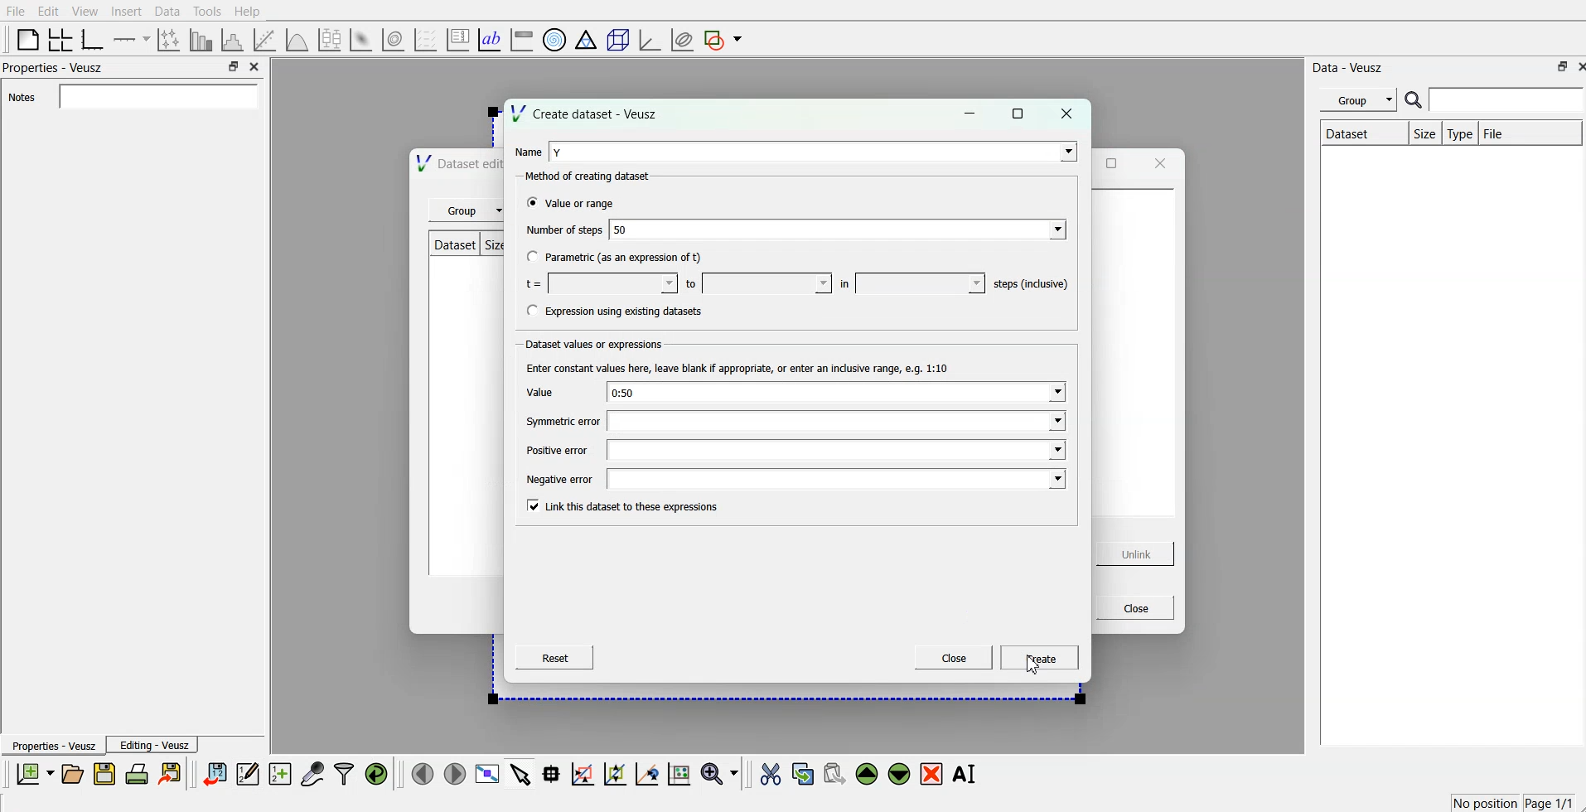 The width and height of the screenshot is (1586, 812). Describe the element at coordinates (839, 452) in the screenshot. I see `positive error value field` at that location.